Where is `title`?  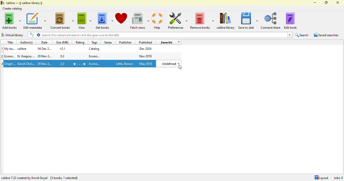 title is located at coordinates (10, 42).